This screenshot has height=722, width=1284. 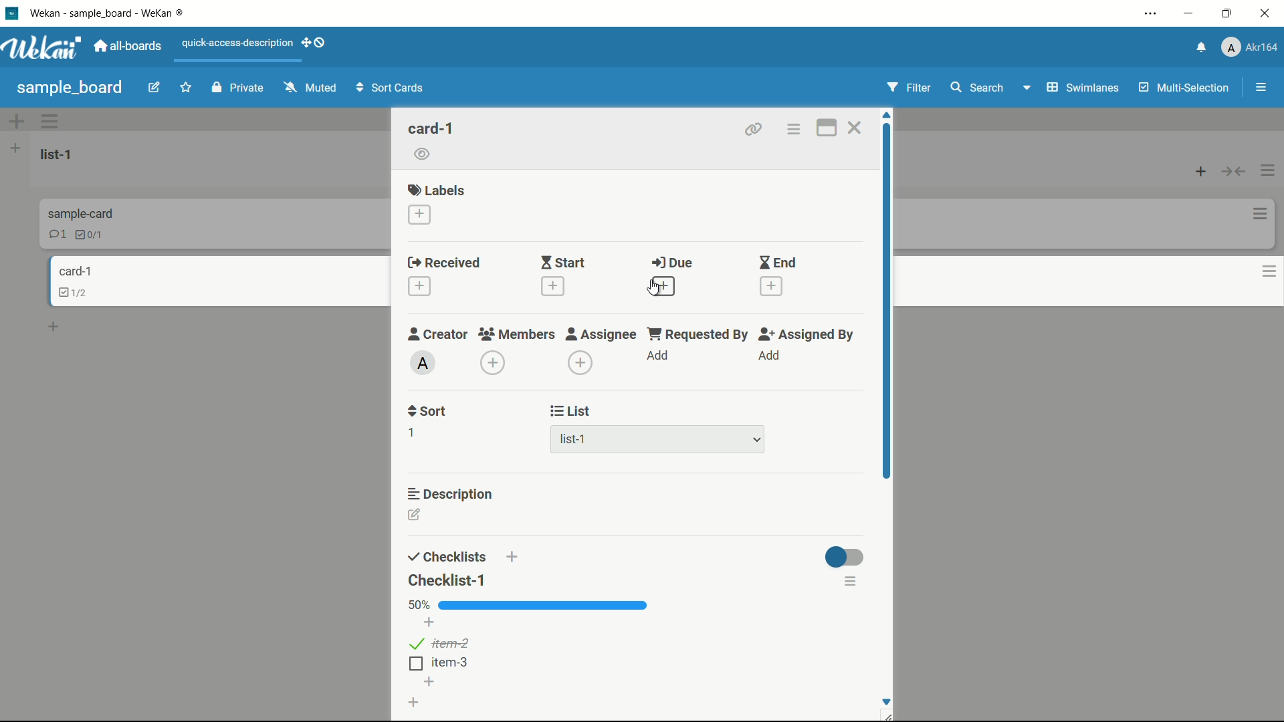 What do you see at coordinates (430, 681) in the screenshot?
I see `add item` at bounding box center [430, 681].